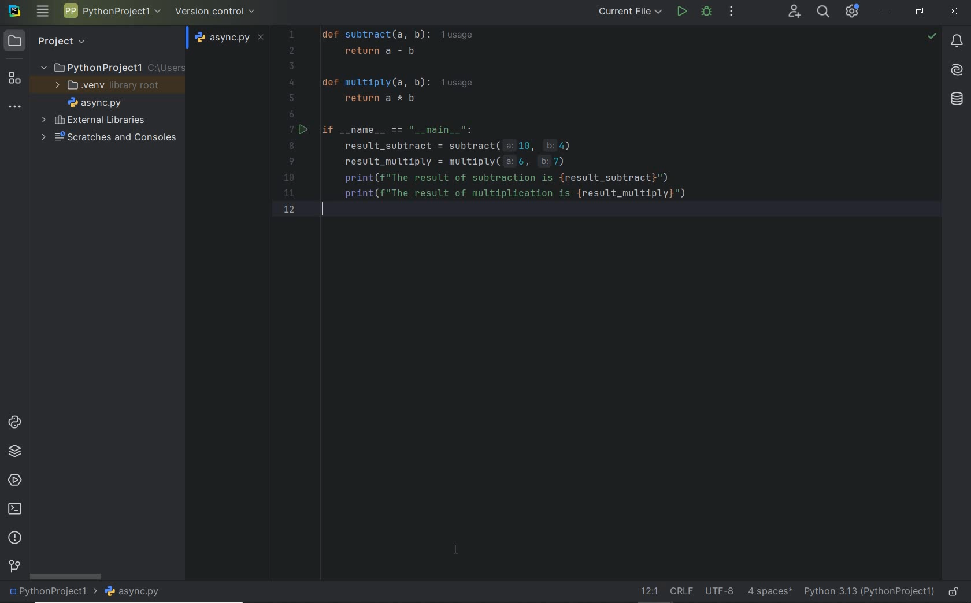 This screenshot has width=971, height=603. I want to click on run, so click(681, 13).